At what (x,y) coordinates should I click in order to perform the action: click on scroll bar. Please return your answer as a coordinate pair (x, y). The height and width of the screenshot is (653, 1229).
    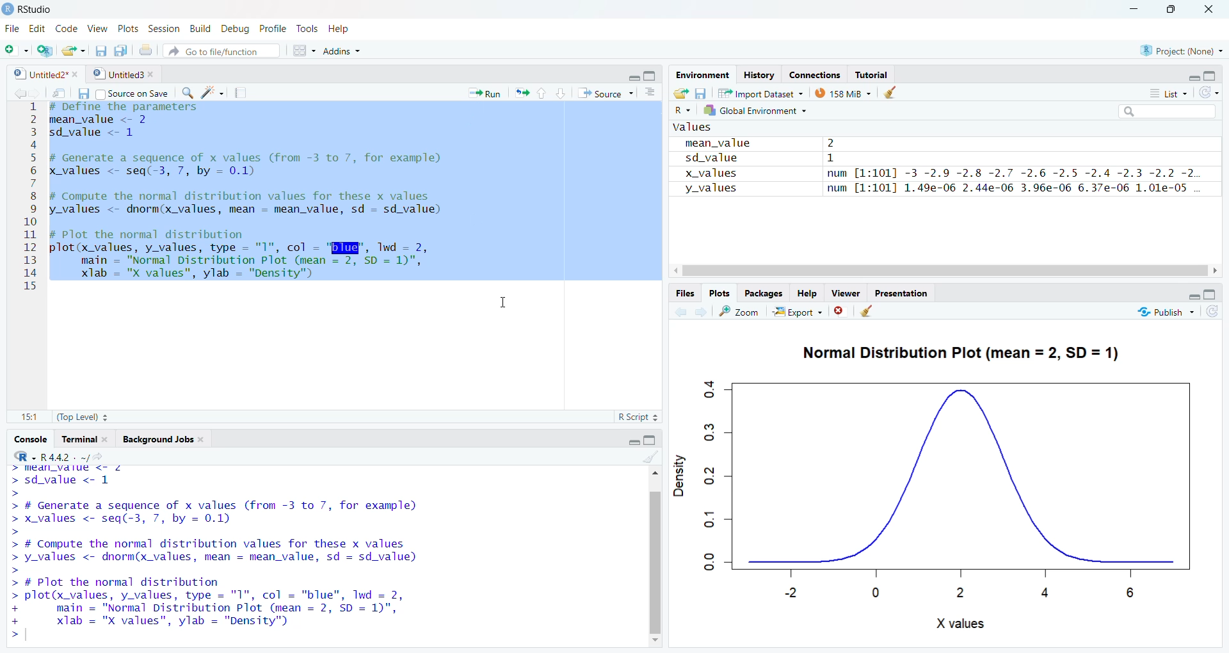
    Looking at the image, I should click on (652, 552).